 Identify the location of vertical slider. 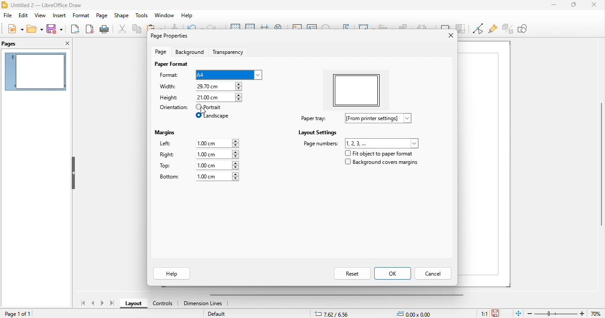
(598, 167).